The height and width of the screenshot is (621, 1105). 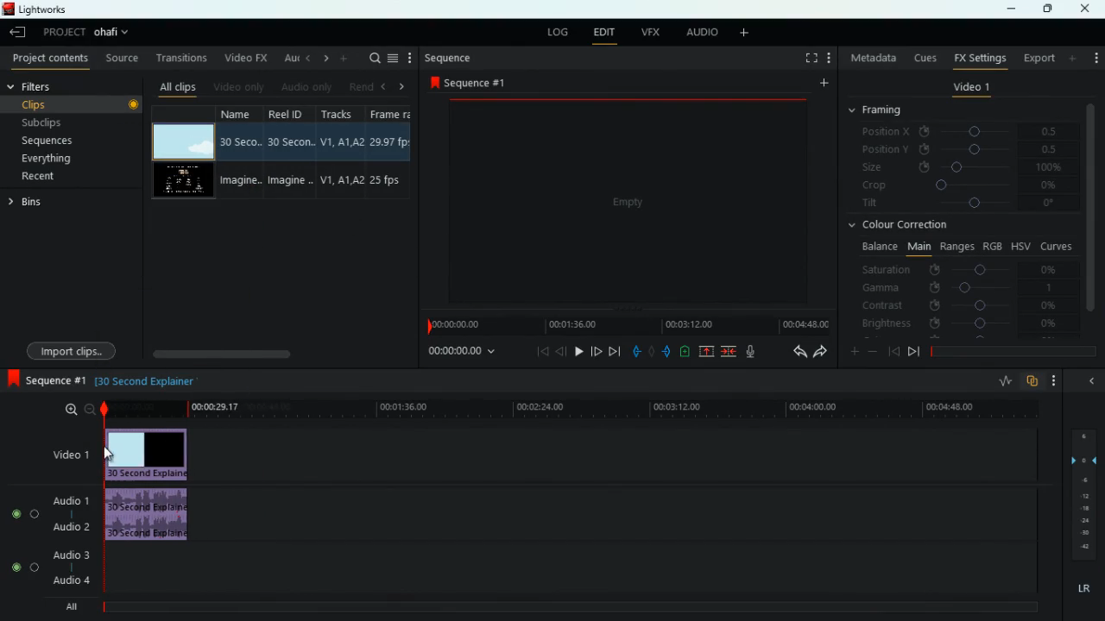 I want to click on zoom, so click(x=75, y=411).